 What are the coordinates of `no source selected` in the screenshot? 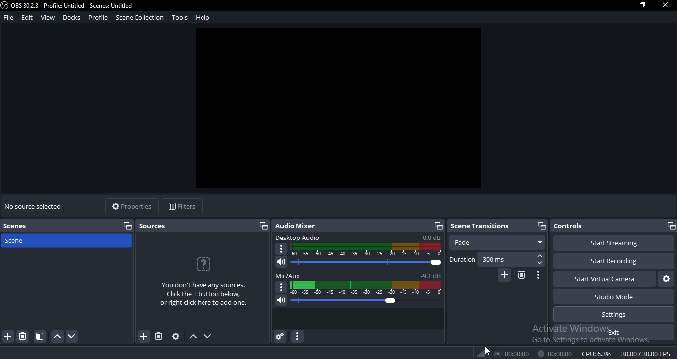 It's located at (35, 205).